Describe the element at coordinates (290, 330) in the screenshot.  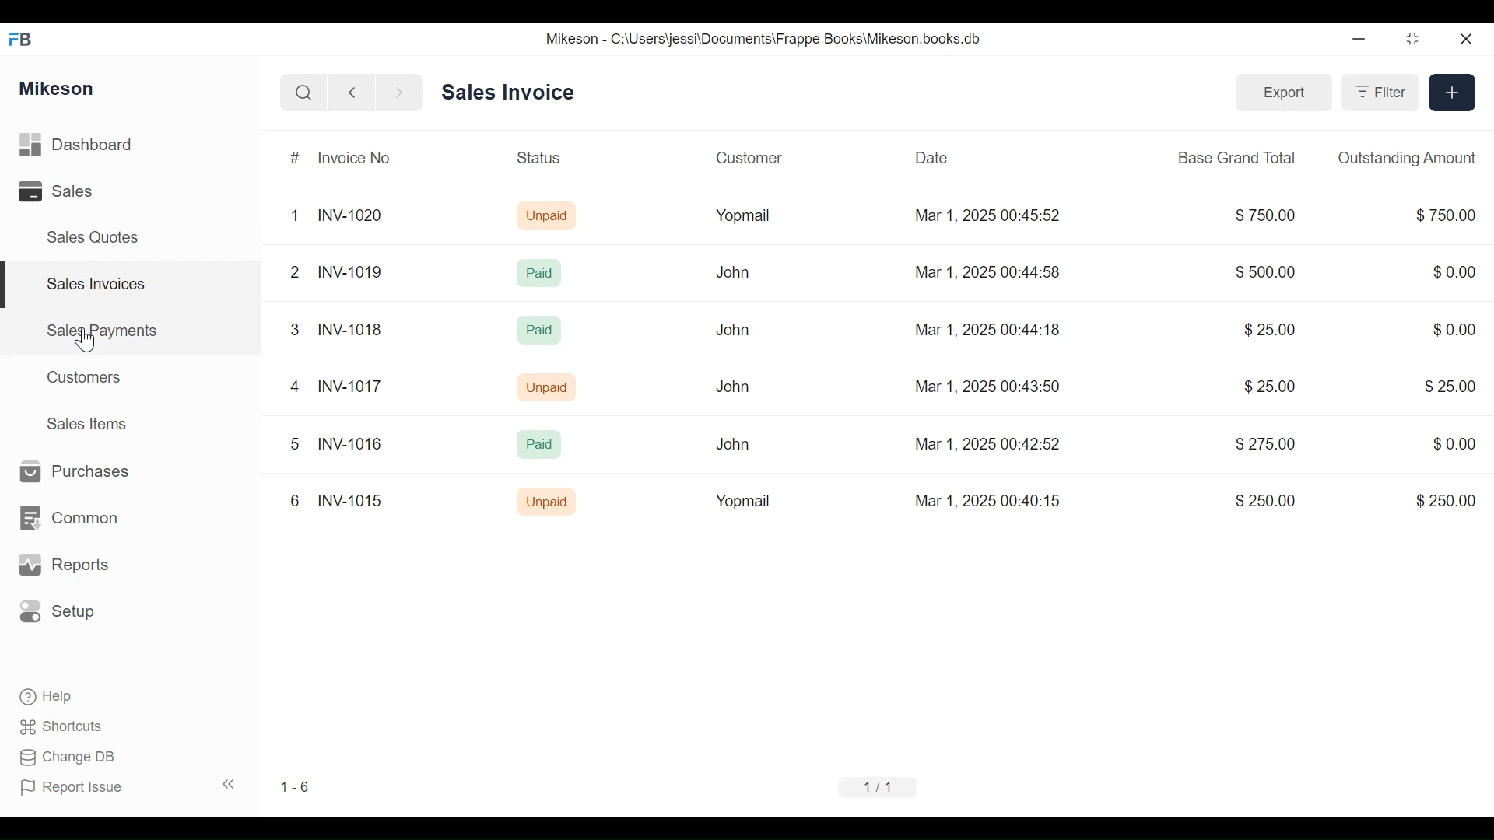
I see `3` at that location.